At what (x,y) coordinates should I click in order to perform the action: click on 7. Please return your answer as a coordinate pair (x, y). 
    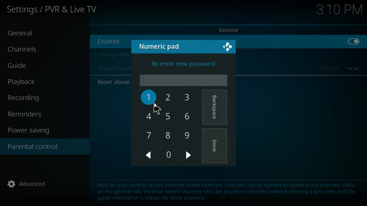
    Looking at the image, I should click on (150, 135).